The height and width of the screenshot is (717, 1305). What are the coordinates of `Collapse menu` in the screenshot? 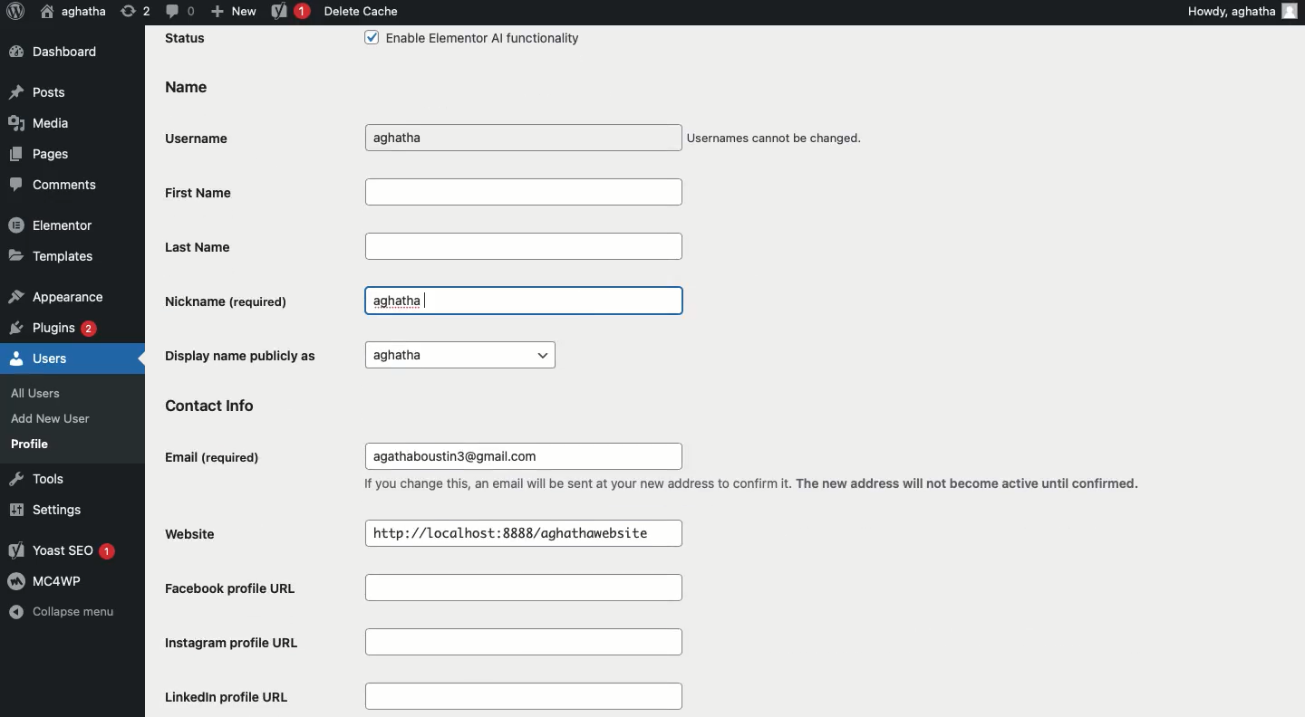 It's located at (62, 614).